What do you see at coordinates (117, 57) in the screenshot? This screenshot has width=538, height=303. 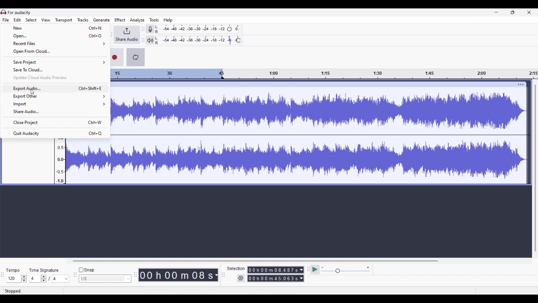 I see `Record/Record new track` at bounding box center [117, 57].